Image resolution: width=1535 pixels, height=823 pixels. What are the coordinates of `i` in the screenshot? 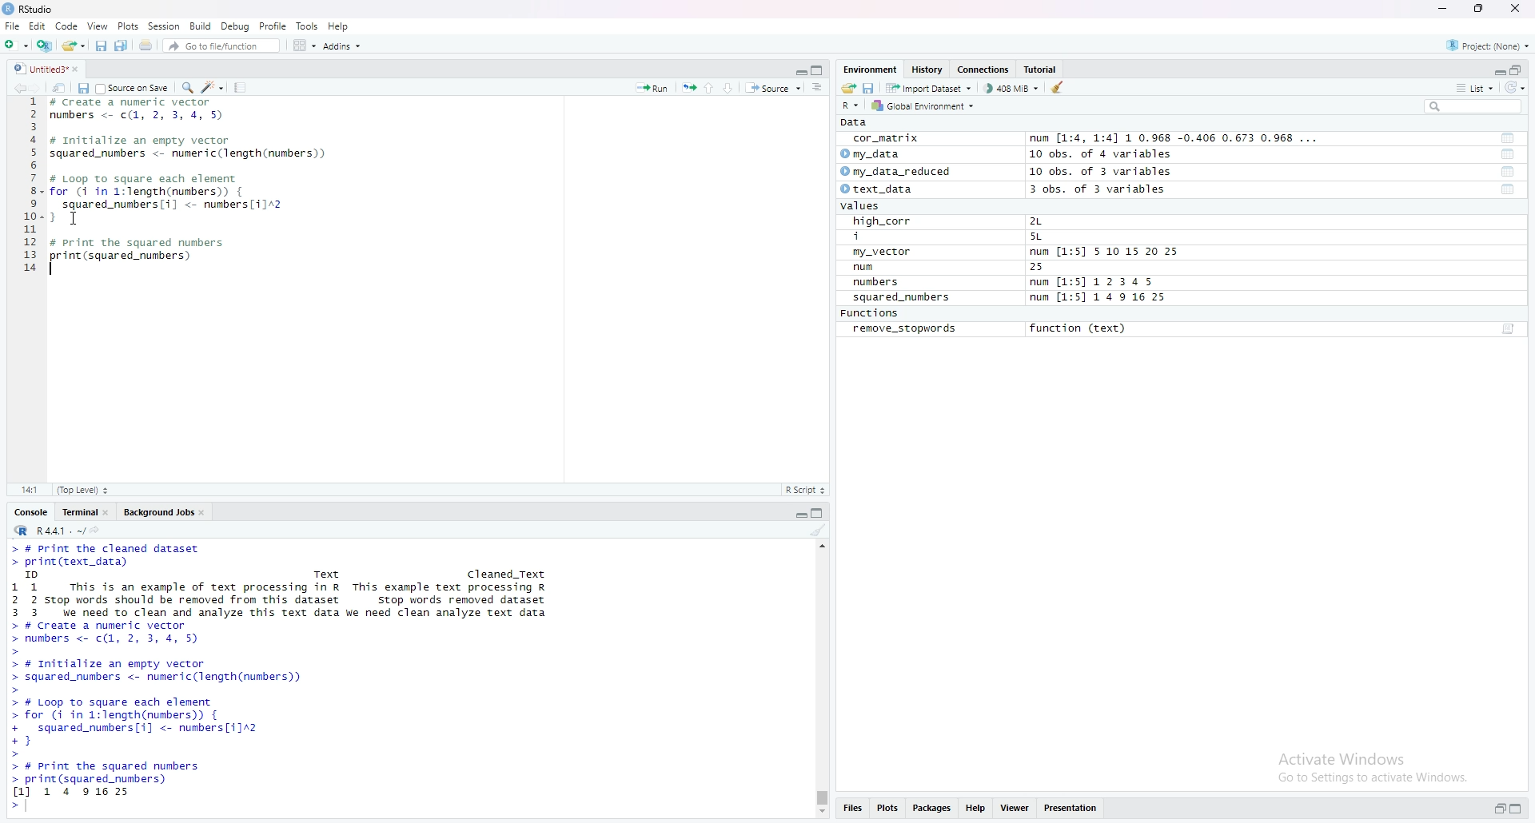 It's located at (885, 237).